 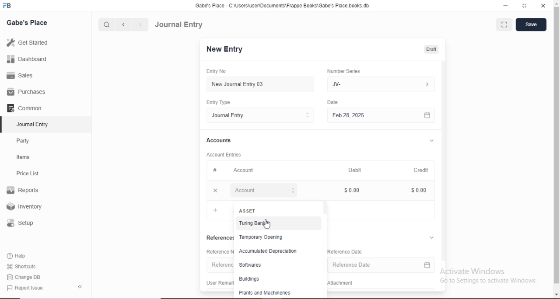 I want to click on Gabe's Place, so click(x=27, y=23).